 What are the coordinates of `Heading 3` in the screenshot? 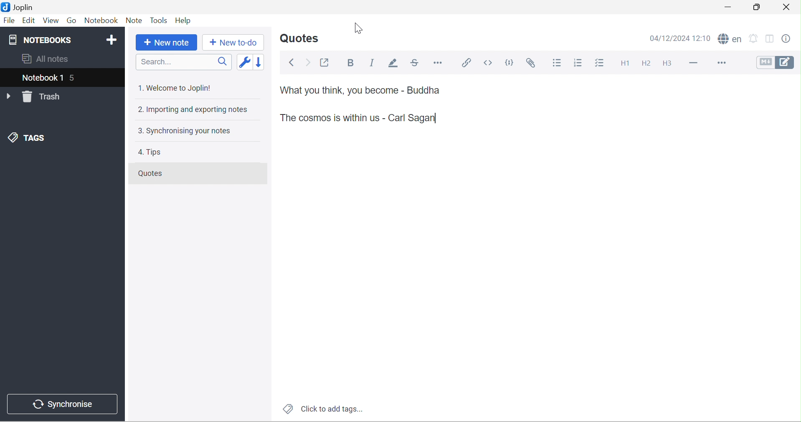 It's located at (666, 64).